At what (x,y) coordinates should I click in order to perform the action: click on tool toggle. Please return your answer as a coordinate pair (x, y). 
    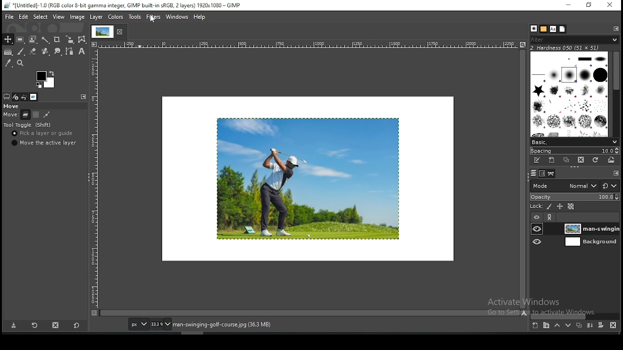
    Looking at the image, I should click on (29, 125).